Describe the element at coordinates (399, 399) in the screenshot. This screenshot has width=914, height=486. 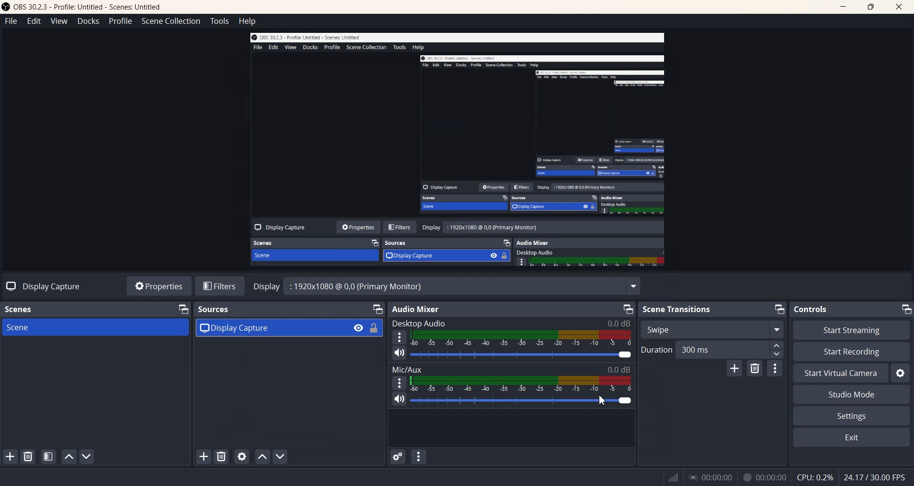
I see `Mute/Unmute` at that location.